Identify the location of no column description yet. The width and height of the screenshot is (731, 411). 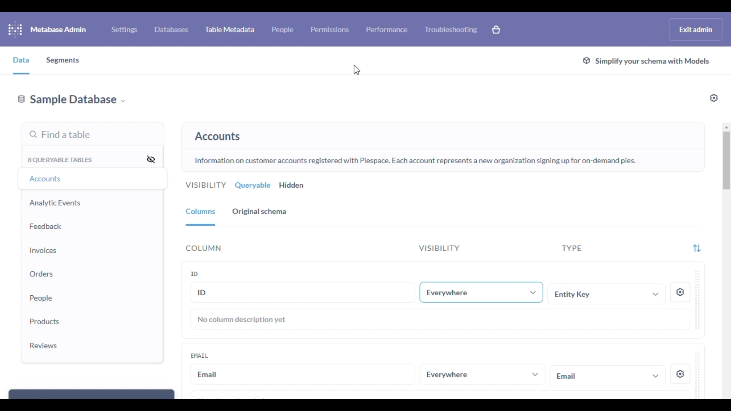
(243, 320).